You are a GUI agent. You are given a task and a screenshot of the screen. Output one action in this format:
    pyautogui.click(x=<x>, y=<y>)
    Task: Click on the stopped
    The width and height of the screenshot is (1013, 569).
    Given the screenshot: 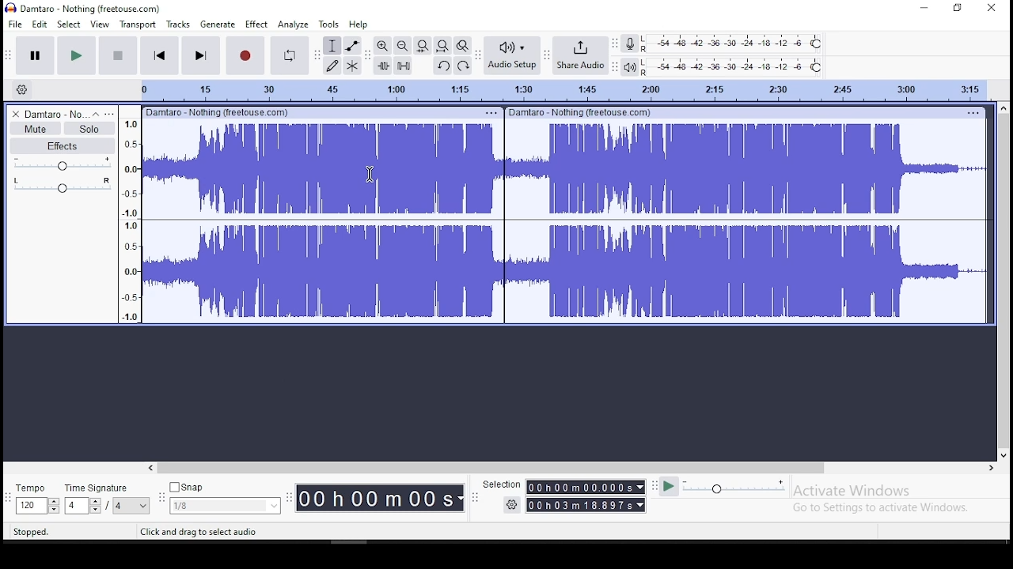 What is the action you would take?
    pyautogui.click(x=32, y=532)
    